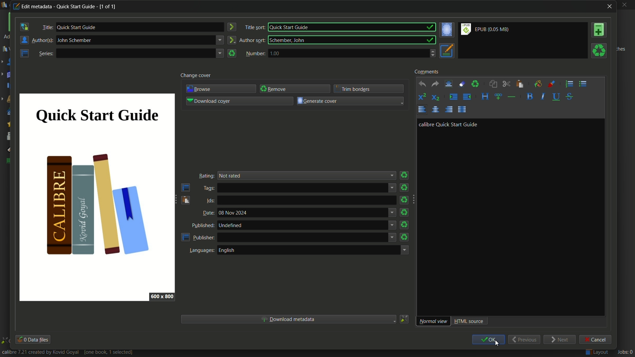 The height and width of the screenshot is (357, 635). I want to click on unordered list, so click(584, 84).